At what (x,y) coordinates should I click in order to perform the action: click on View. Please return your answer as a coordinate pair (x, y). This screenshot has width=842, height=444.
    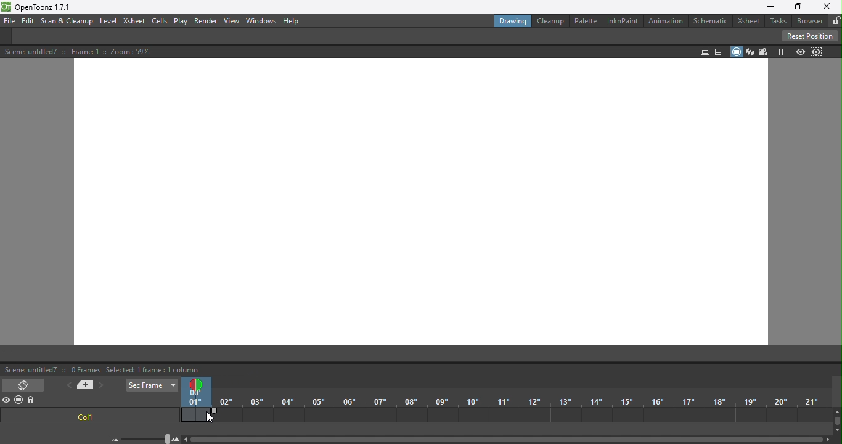
    Looking at the image, I should click on (232, 22).